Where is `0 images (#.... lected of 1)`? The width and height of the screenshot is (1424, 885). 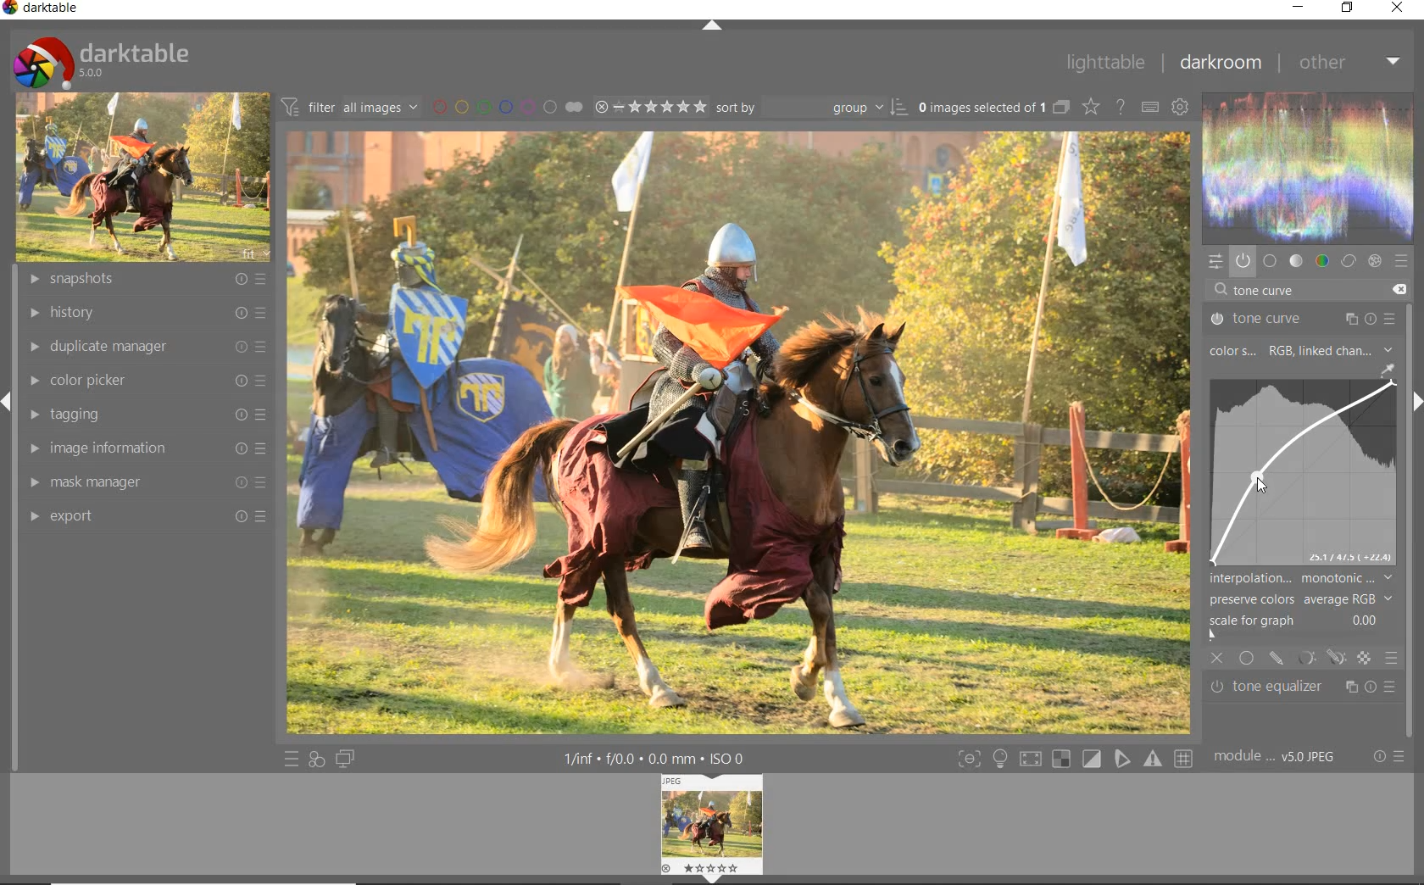 0 images (#.... lected of 1) is located at coordinates (992, 107).